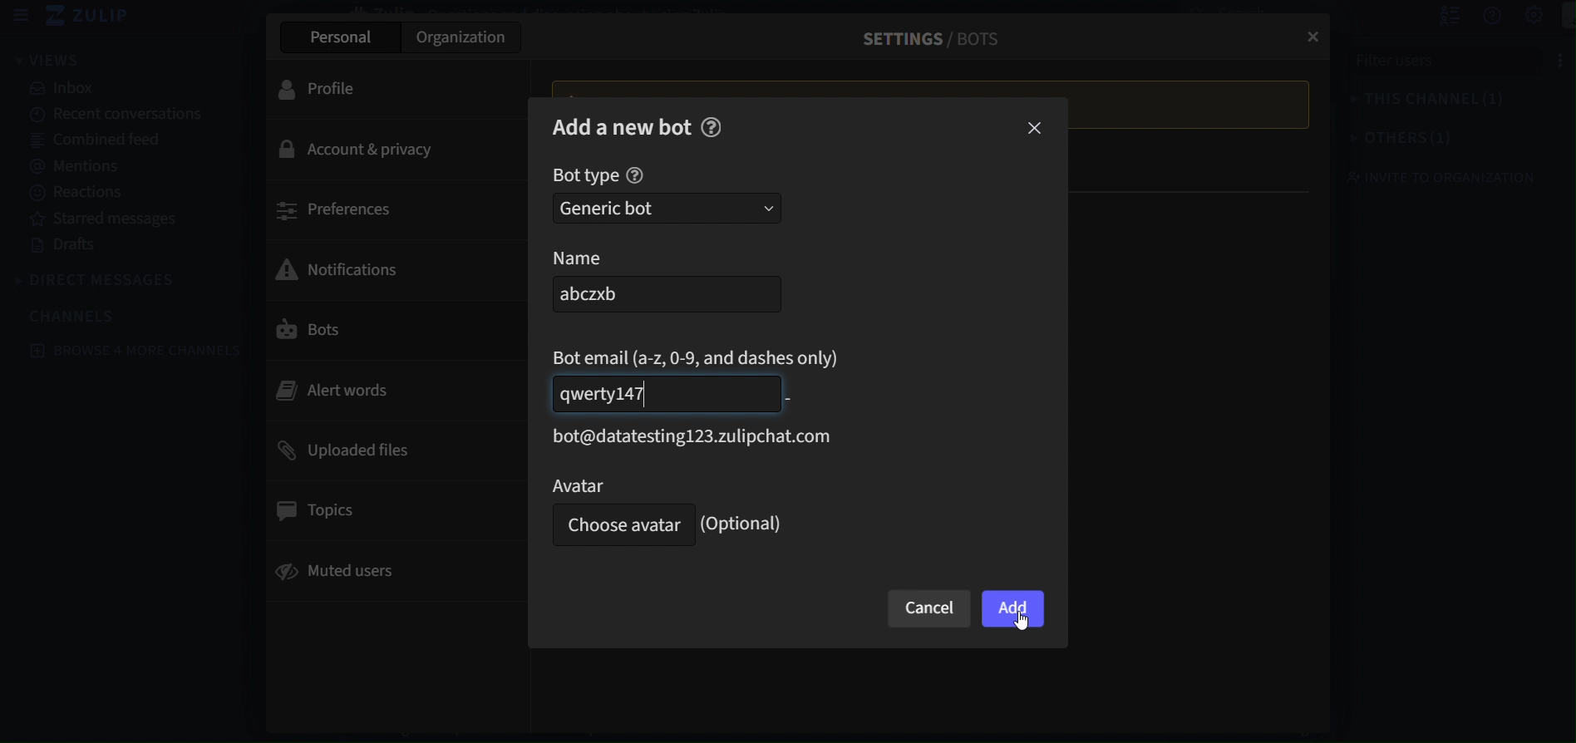  I want to click on bot email(a-z,0-9, and dashes only), so click(698, 357).